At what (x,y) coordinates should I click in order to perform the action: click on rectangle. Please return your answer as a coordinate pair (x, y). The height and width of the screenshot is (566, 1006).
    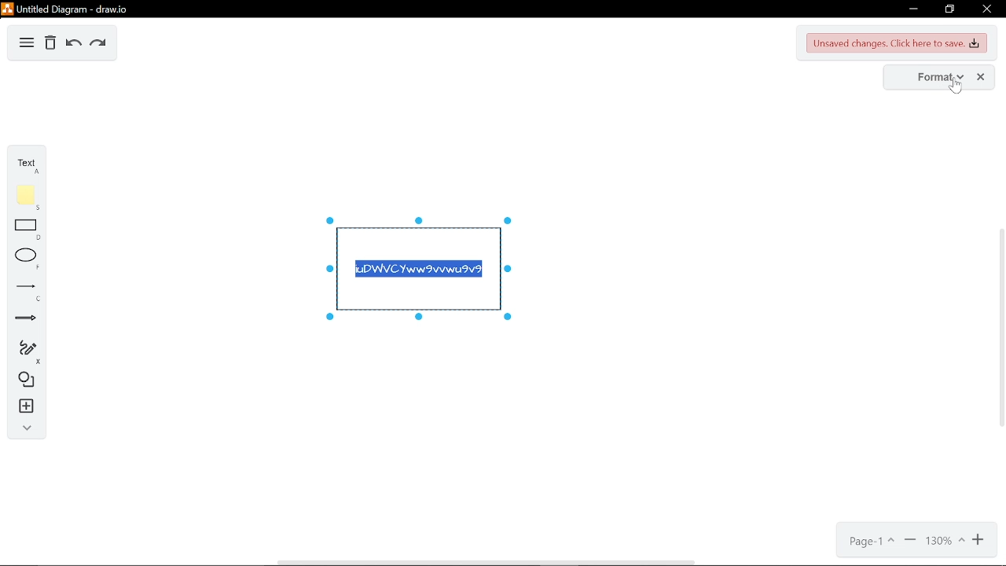
    Looking at the image, I should click on (23, 229).